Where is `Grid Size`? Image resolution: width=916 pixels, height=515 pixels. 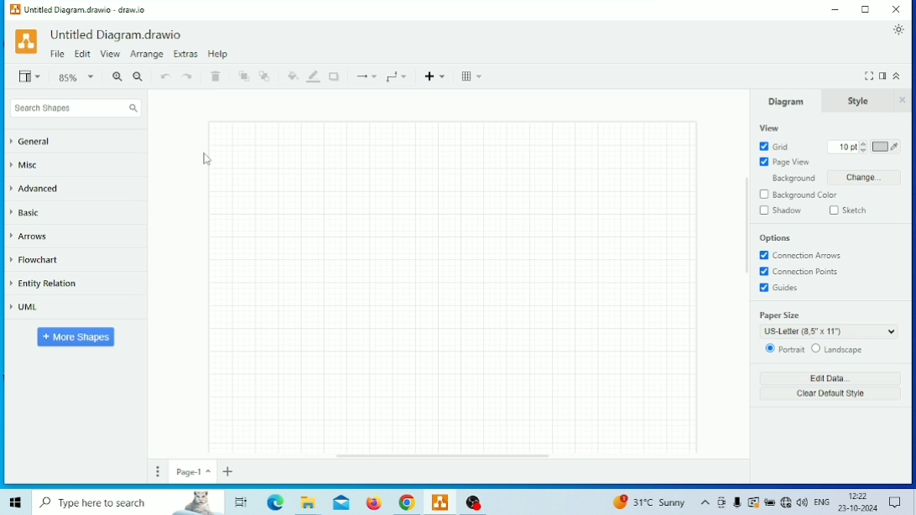
Grid Size is located at coordinates (846, 147).